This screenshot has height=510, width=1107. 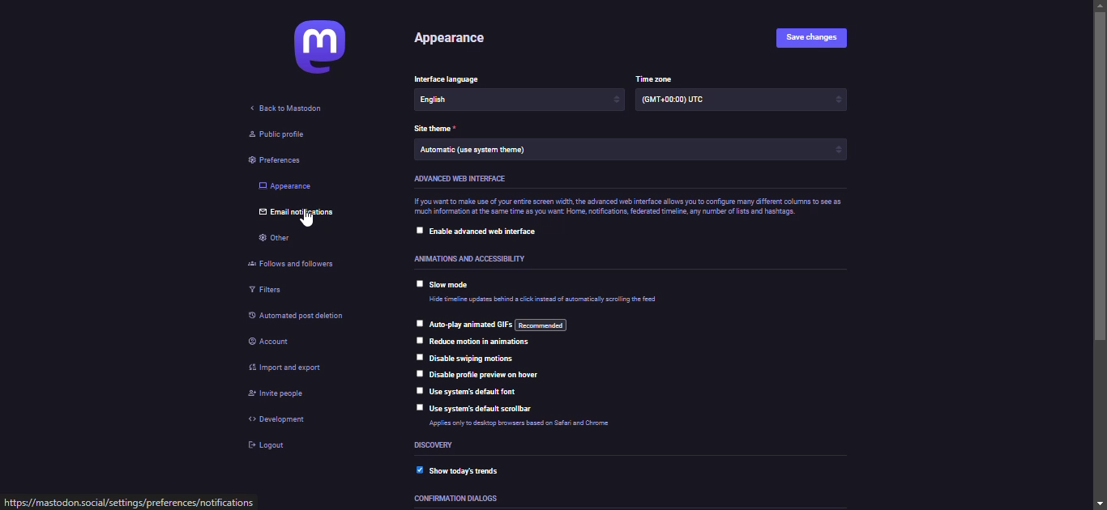 I want to click on back to mastodon, so click(x=293, y=107).